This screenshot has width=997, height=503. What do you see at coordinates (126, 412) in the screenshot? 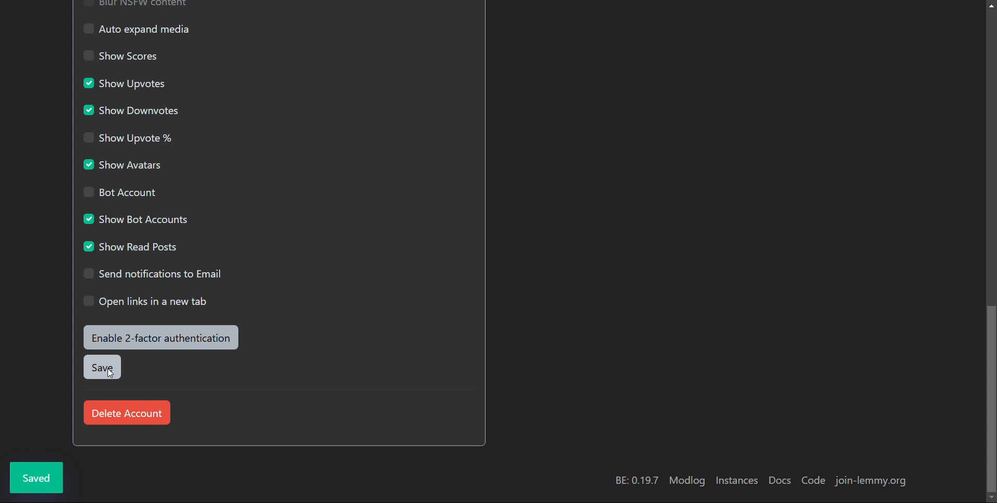
I see `delete account` at bounding box center [126, 412].